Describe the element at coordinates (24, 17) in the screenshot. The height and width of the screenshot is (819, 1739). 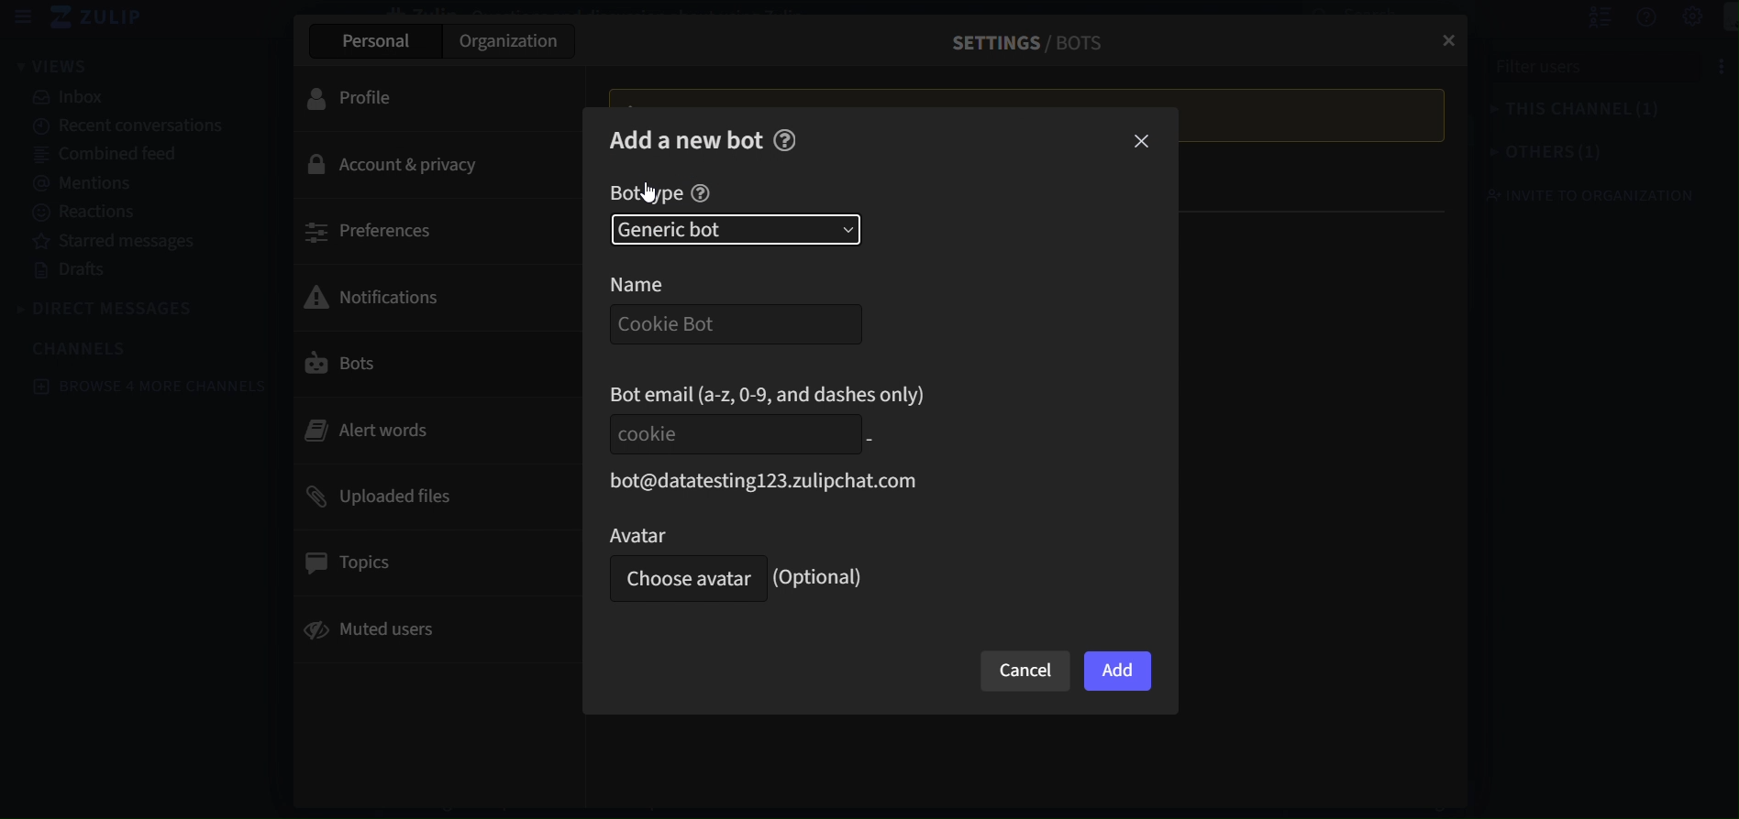
I see `hide sidebar` at that location.